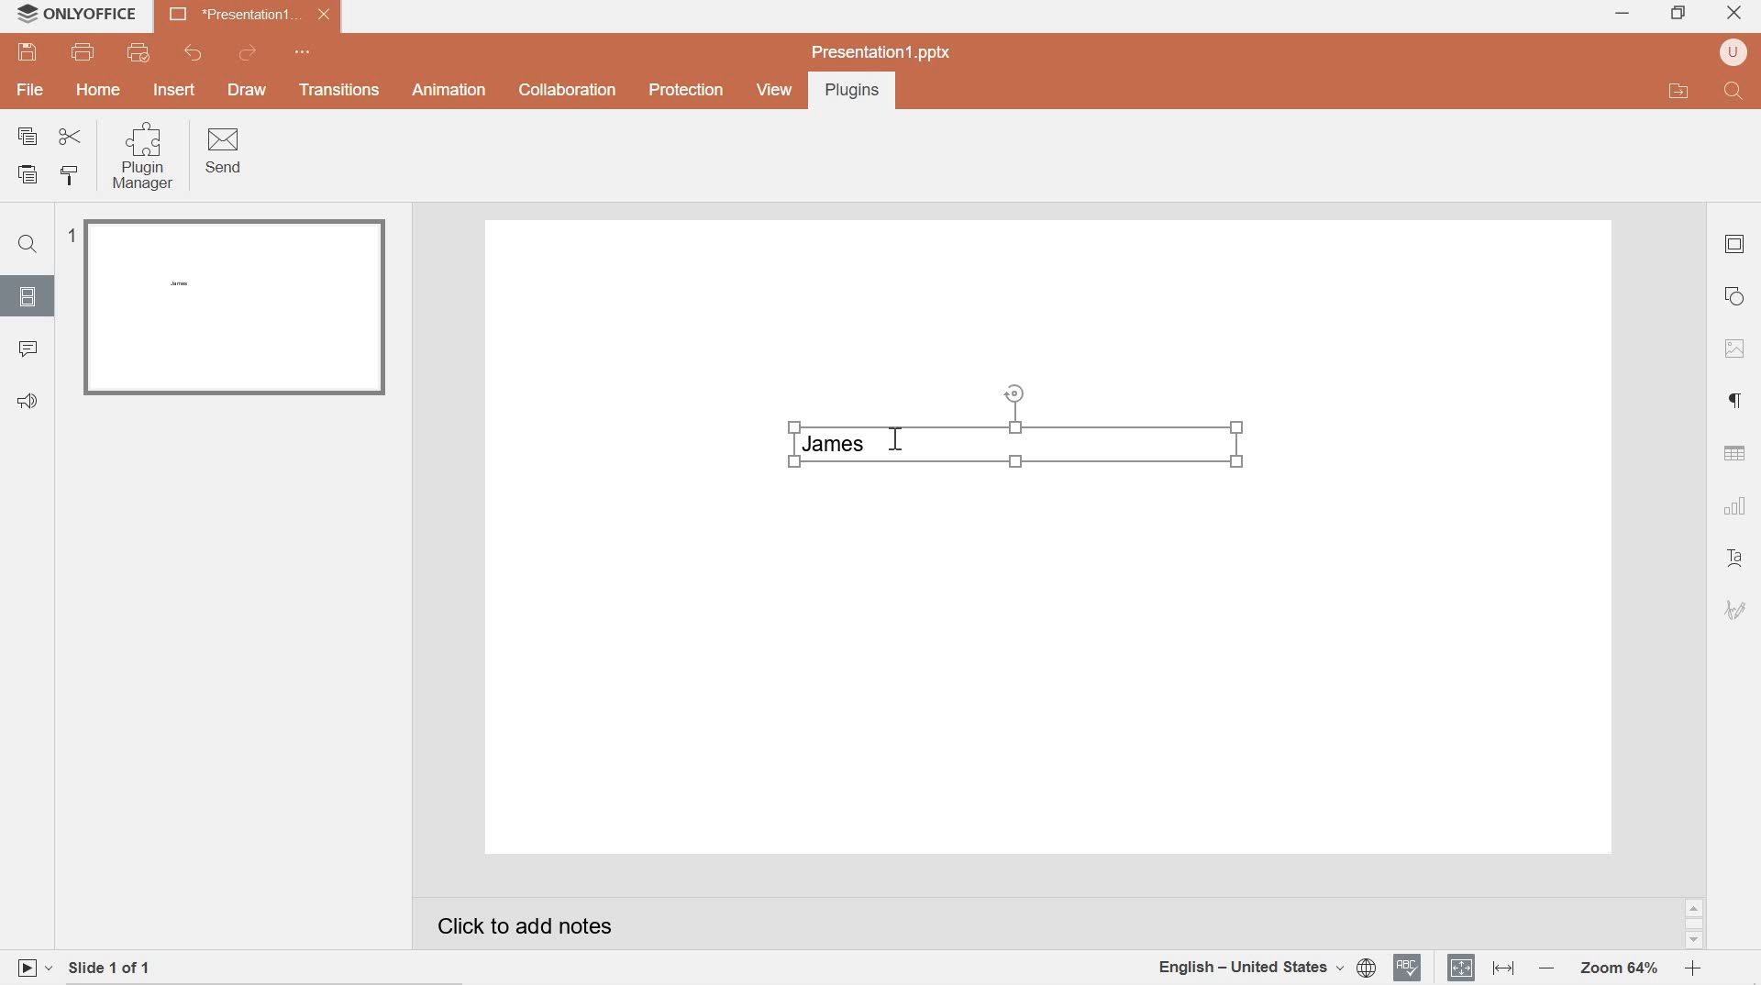 Image resolution: width=1761 pixels, height=985 pixels. What do you see at coordinates (28, 401) in the screenshot?
I see `Feedback & support` at bounding box center [28, 401].